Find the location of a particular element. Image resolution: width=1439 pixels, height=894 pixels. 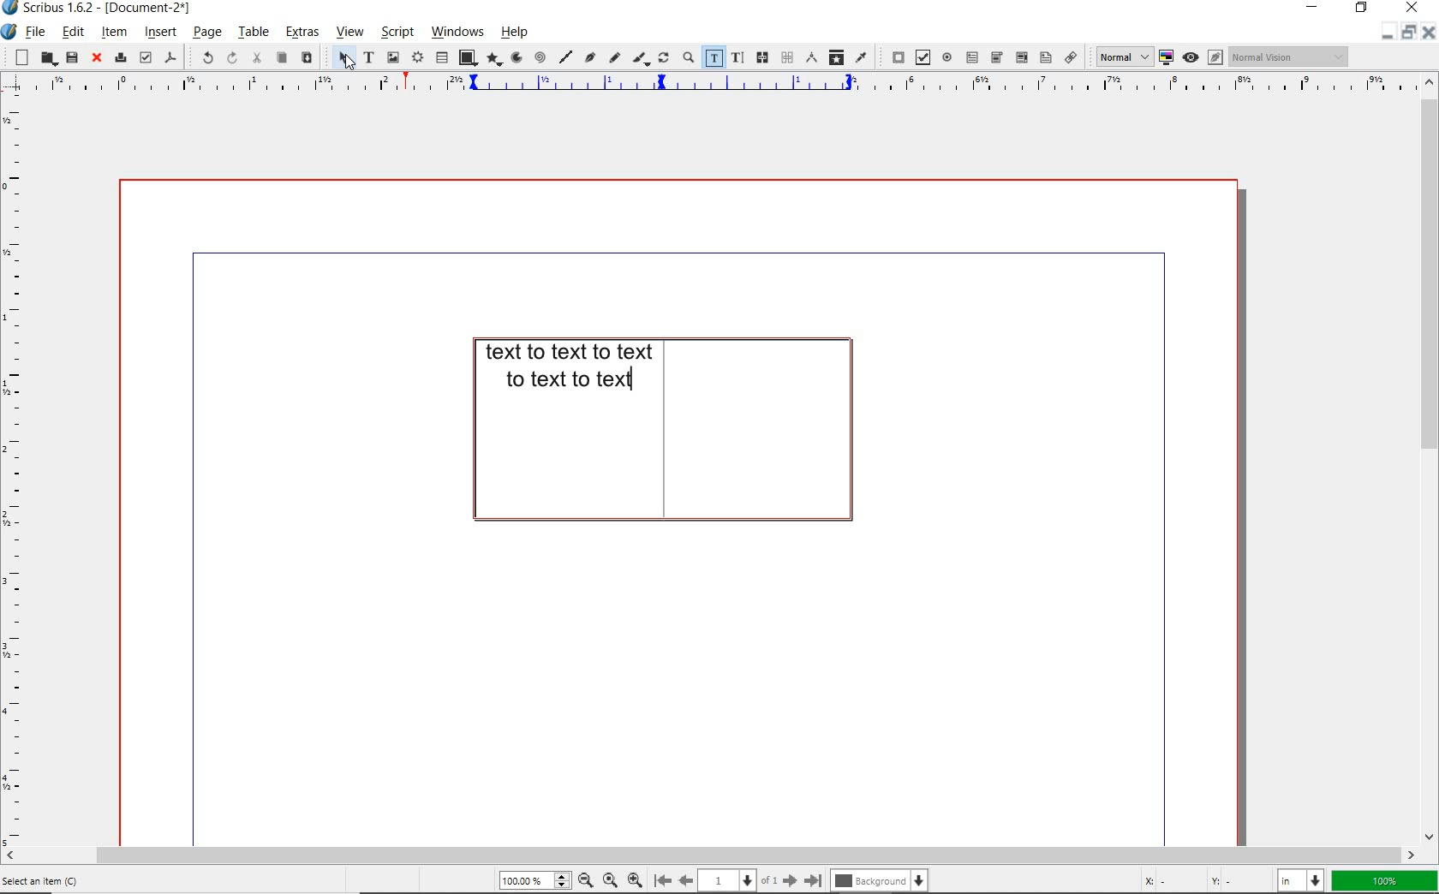

unlink text frames is located at coordinates (786, 58).